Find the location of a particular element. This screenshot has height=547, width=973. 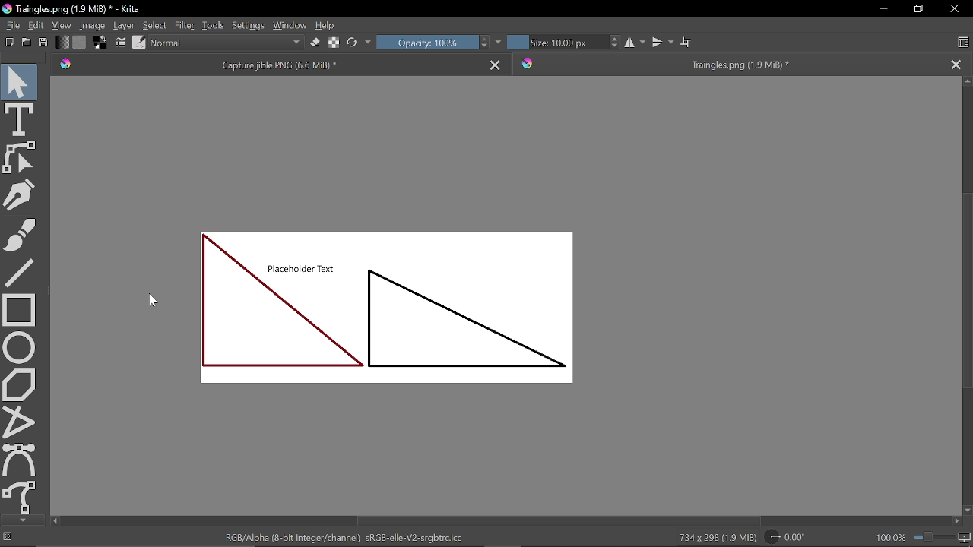

text tool is located at coordinates (20, 119).